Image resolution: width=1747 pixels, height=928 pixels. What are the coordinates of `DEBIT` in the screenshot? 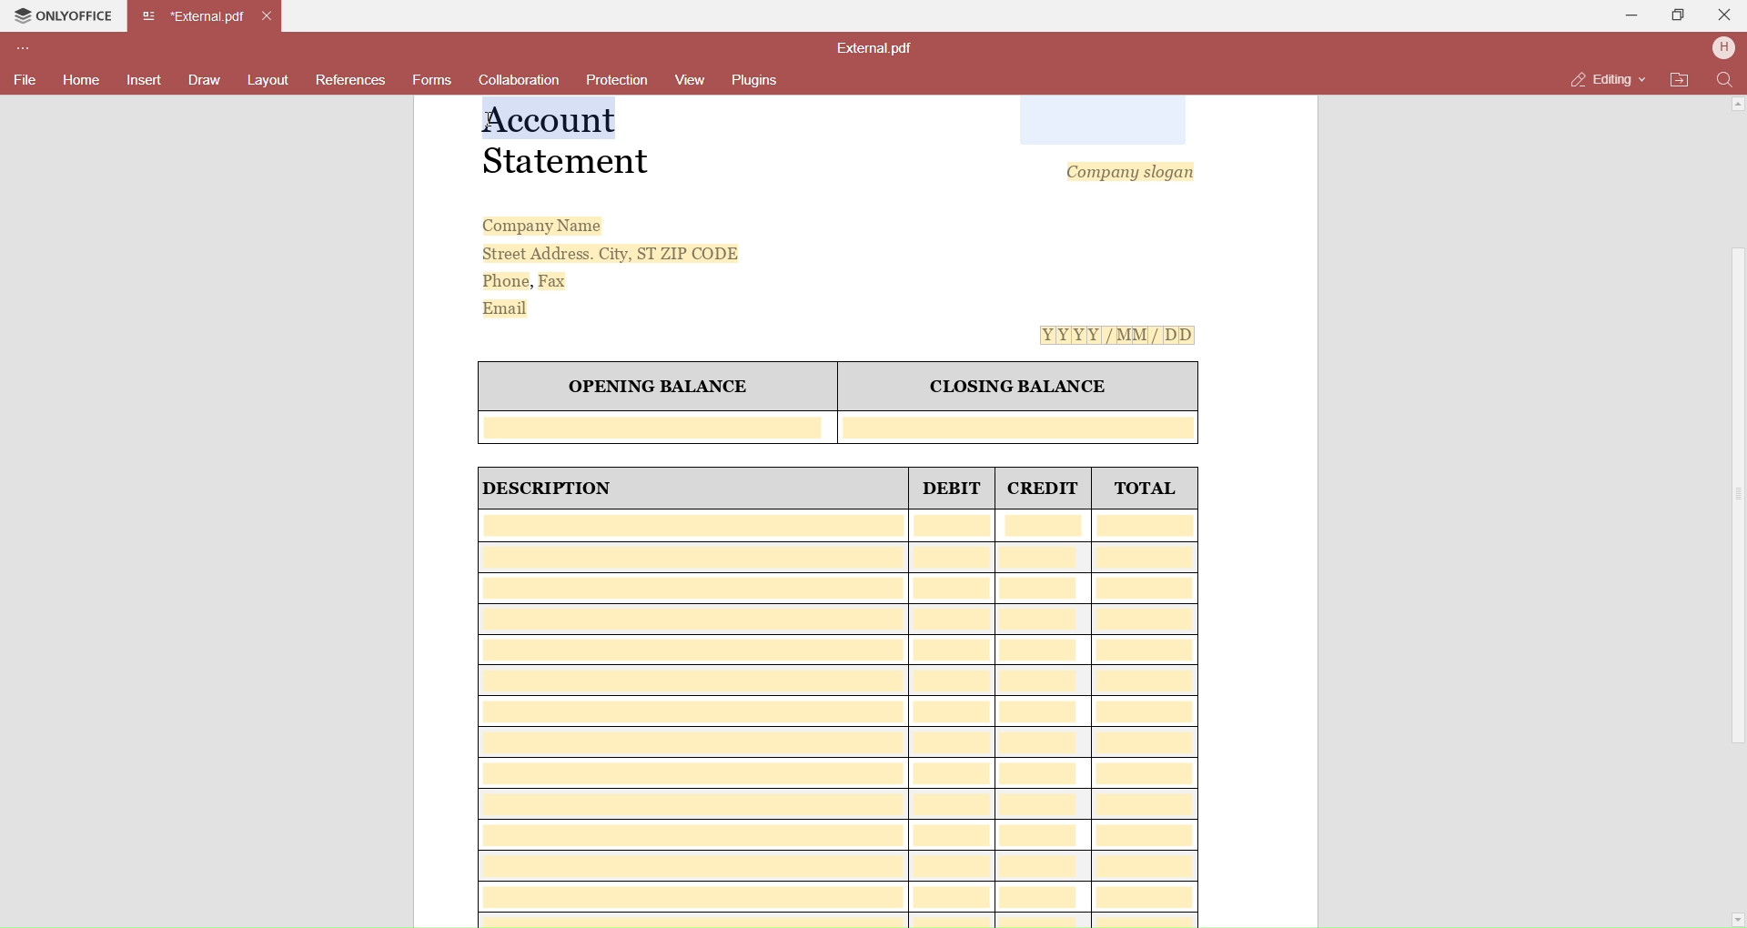 It's located at (954, 488).